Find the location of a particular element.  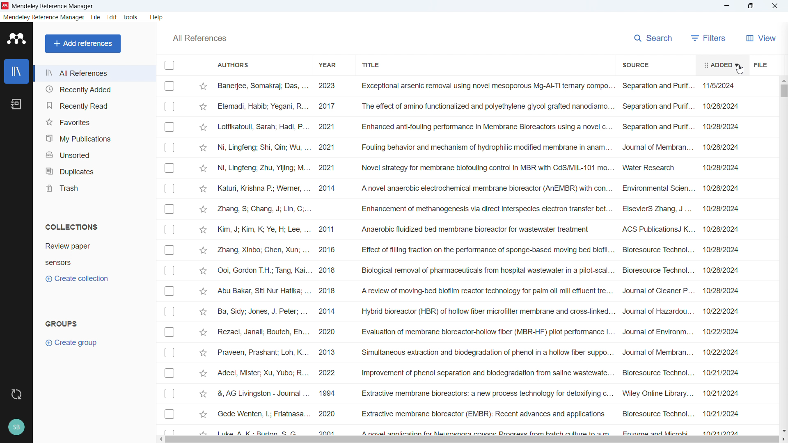

Sort by source  is located at coordinates (635, 64).